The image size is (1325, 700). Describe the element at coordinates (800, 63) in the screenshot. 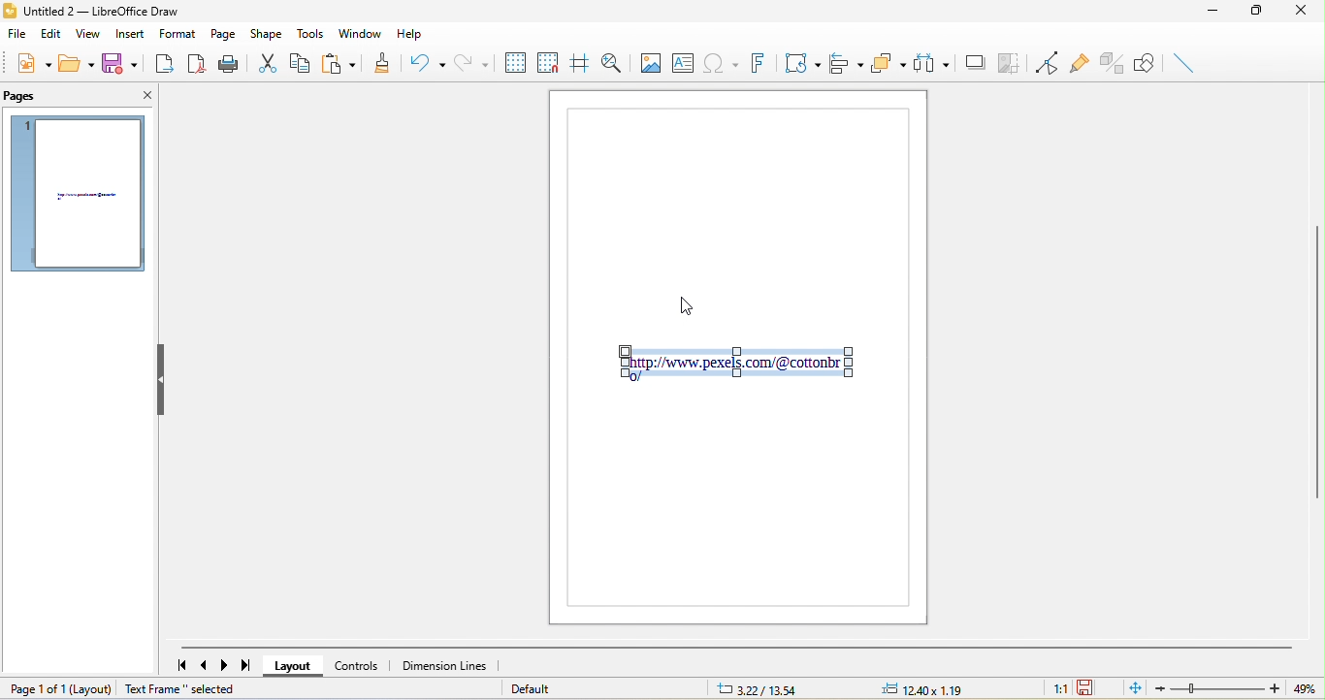

I see `transformation` at that location.